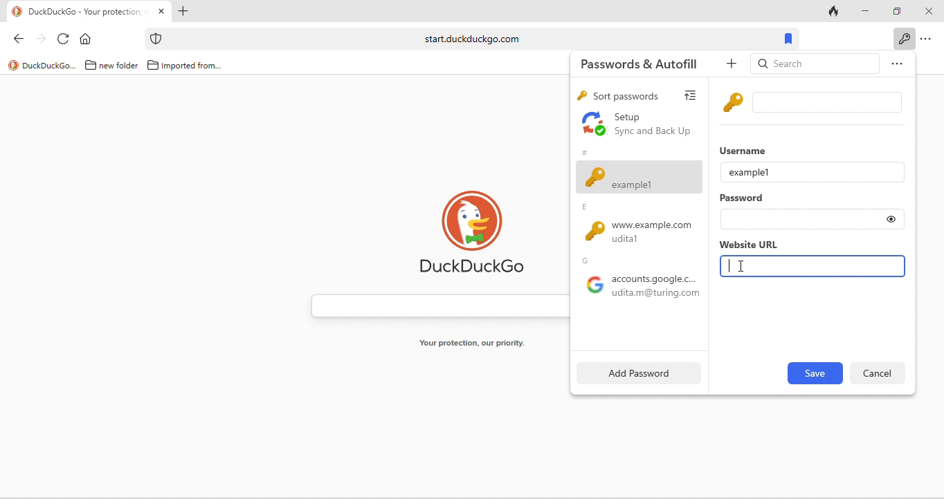 The height and width of the screenshot is (499, 944). What do you see at coordinates (734, 64) in the screenshot?
I see `add` at bounding box center [734, 64].